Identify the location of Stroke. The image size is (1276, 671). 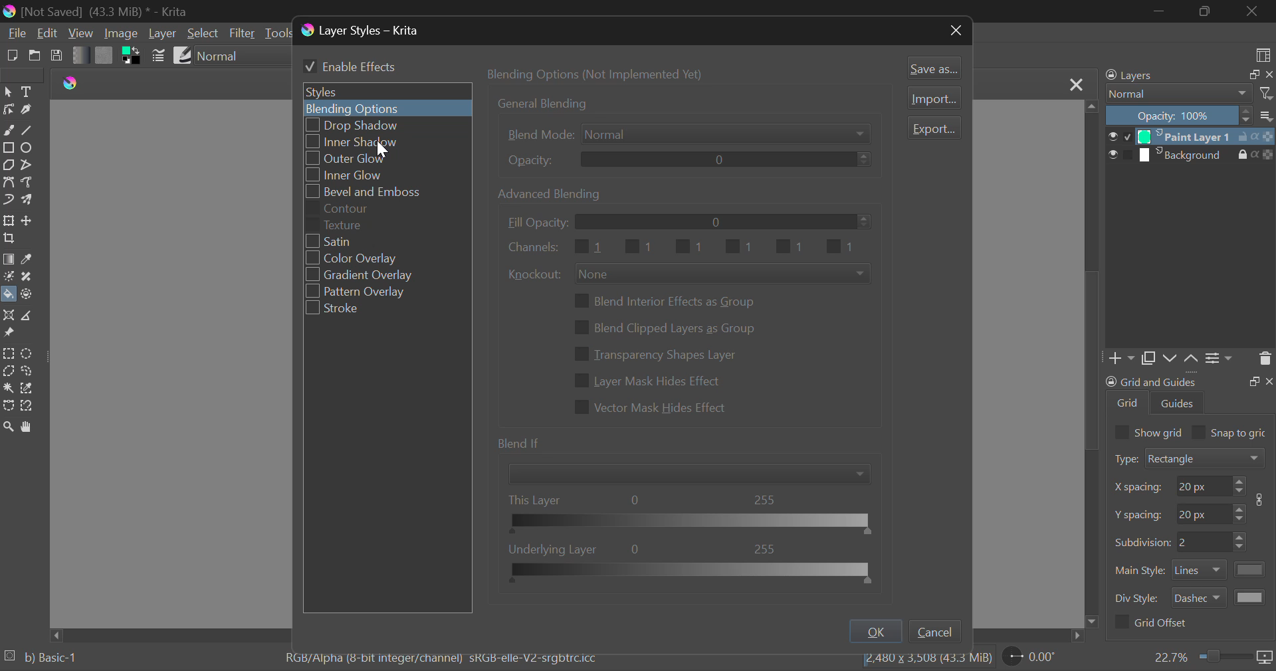
(373, 309).